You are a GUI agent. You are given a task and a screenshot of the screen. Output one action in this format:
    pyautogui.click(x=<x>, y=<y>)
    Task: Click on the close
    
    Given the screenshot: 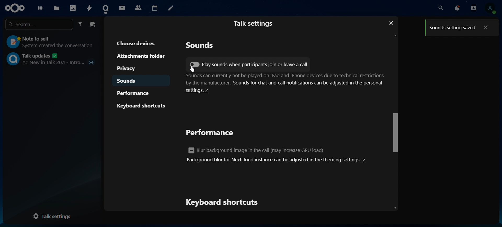 What is the action you would take?
    pyautogui.click(x=393, y=22)
    